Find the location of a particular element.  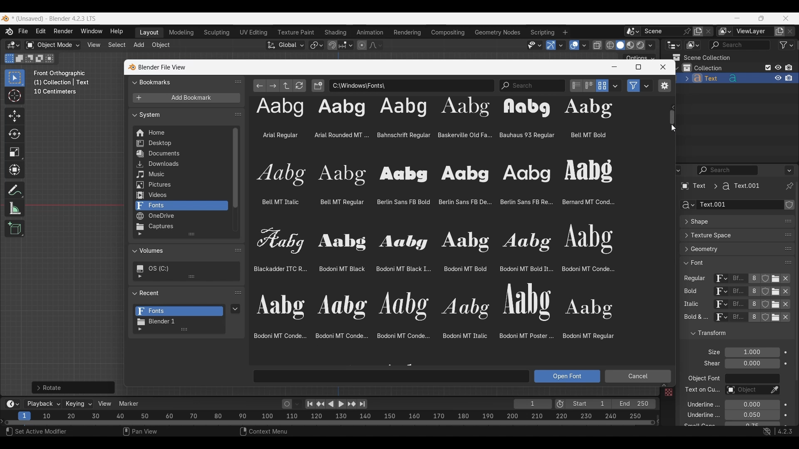

Recent items specials is located at coordinates (236, 308).